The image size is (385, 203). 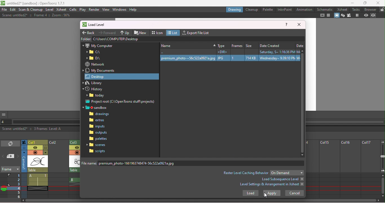 What do you see at coordinates (38, 162) in the screenshot?
I see `scene` at bounding box center [38, 162].